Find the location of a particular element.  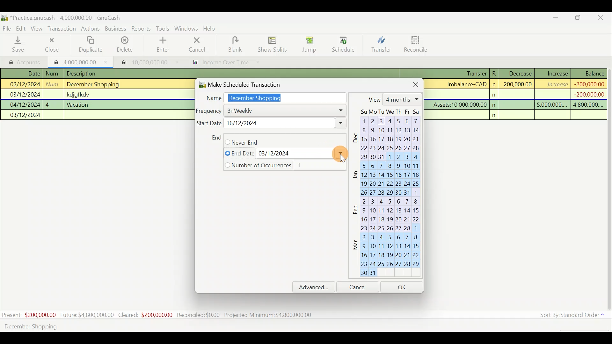

Imported transaction 1 is located at coordinates (81, 61).